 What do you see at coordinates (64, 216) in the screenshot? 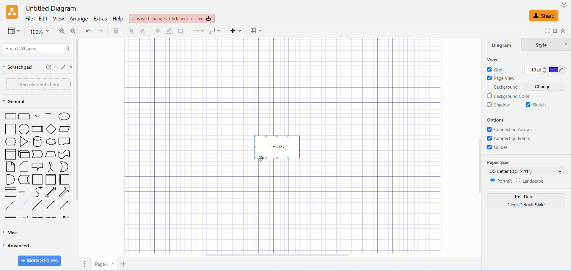
I see `Connector with symbol` at bounding box center [64, 216].